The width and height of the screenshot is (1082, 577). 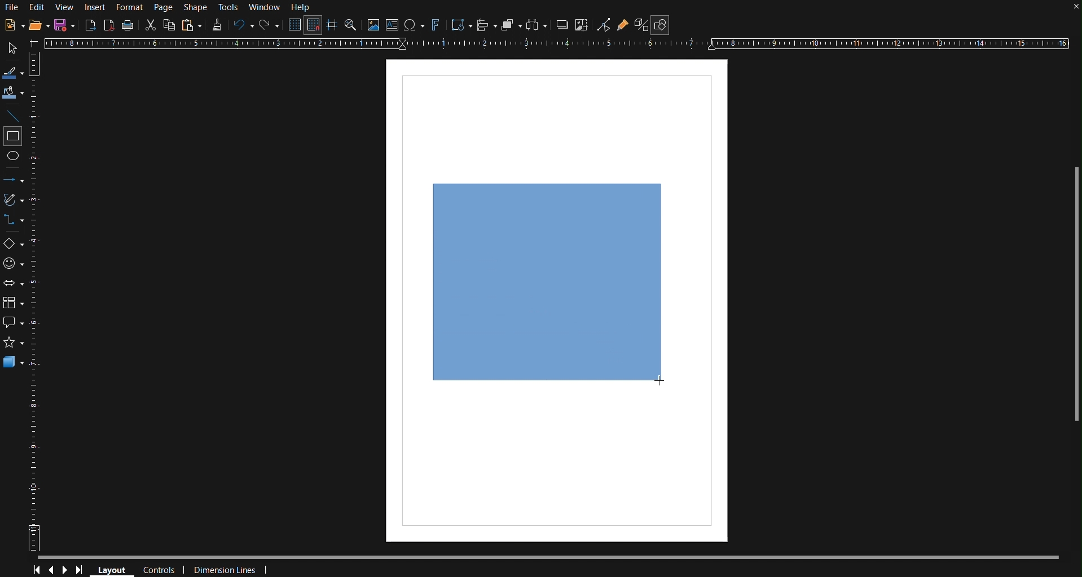 What do you see at coordinates (1075, 300) in the screenshot?
I see `Scrollbar` at bounding box center [1075, 300].